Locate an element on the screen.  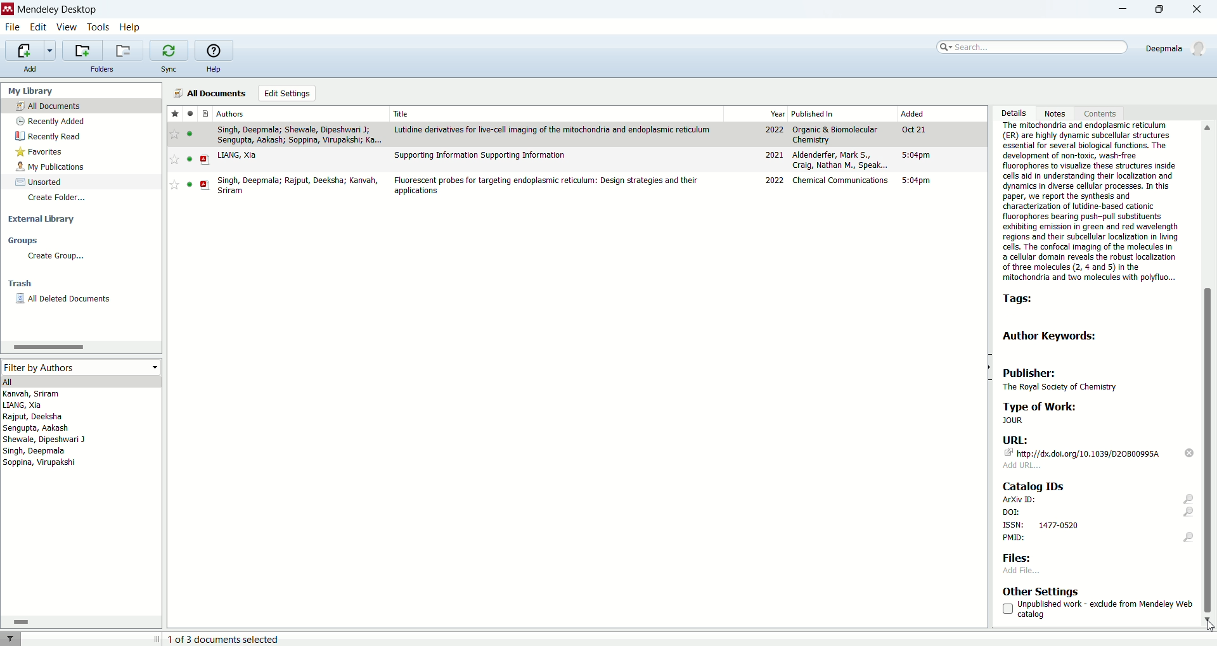
notes is located at coordinates (1058, 113).